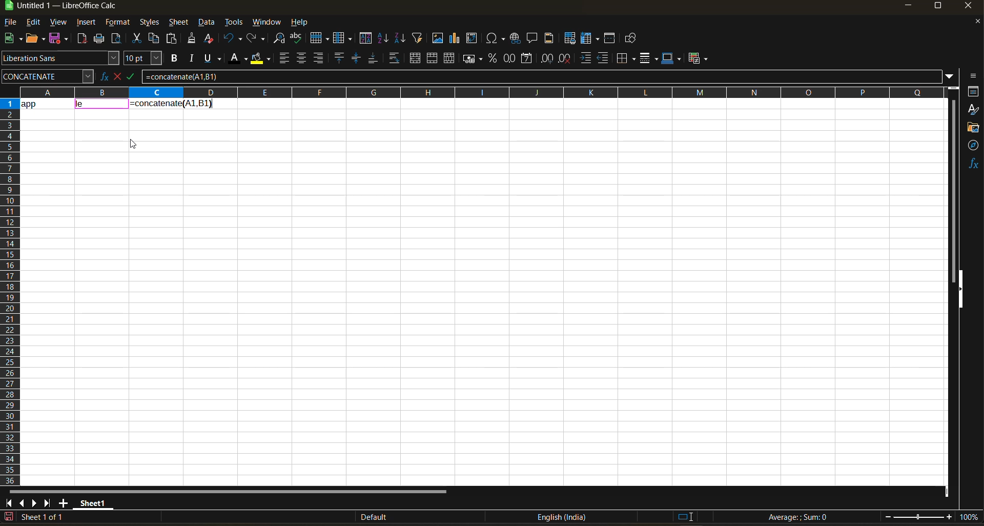 The height and width of the screenshot is (526, 984). I want to click on underline, so click(215, 58).